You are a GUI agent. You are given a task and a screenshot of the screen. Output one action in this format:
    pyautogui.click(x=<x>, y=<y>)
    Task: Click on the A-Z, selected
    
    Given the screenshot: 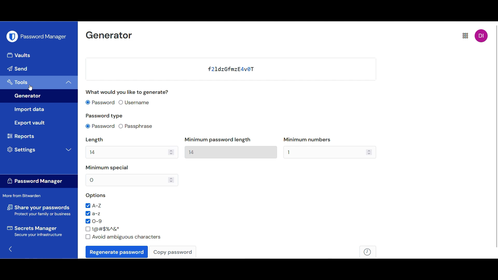 What is the action you would take?
    pyautogui.click(x=94, y=206)
    